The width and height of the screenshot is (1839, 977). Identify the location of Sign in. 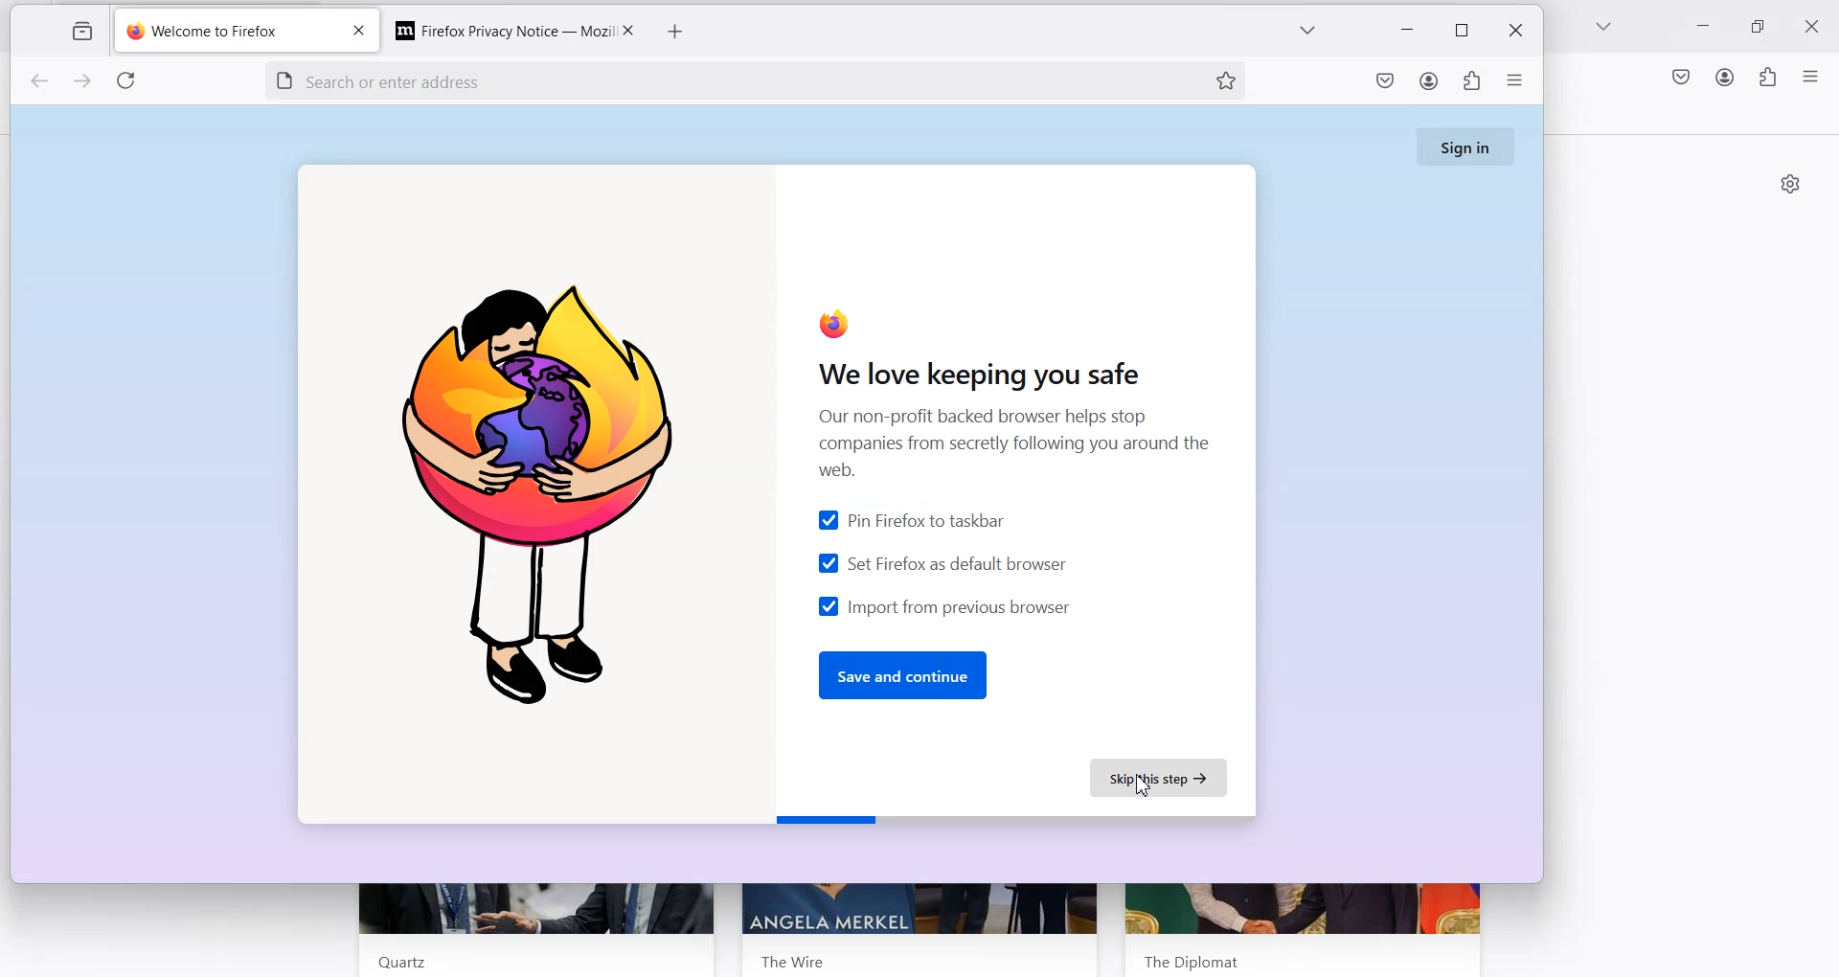
(1468, 146).